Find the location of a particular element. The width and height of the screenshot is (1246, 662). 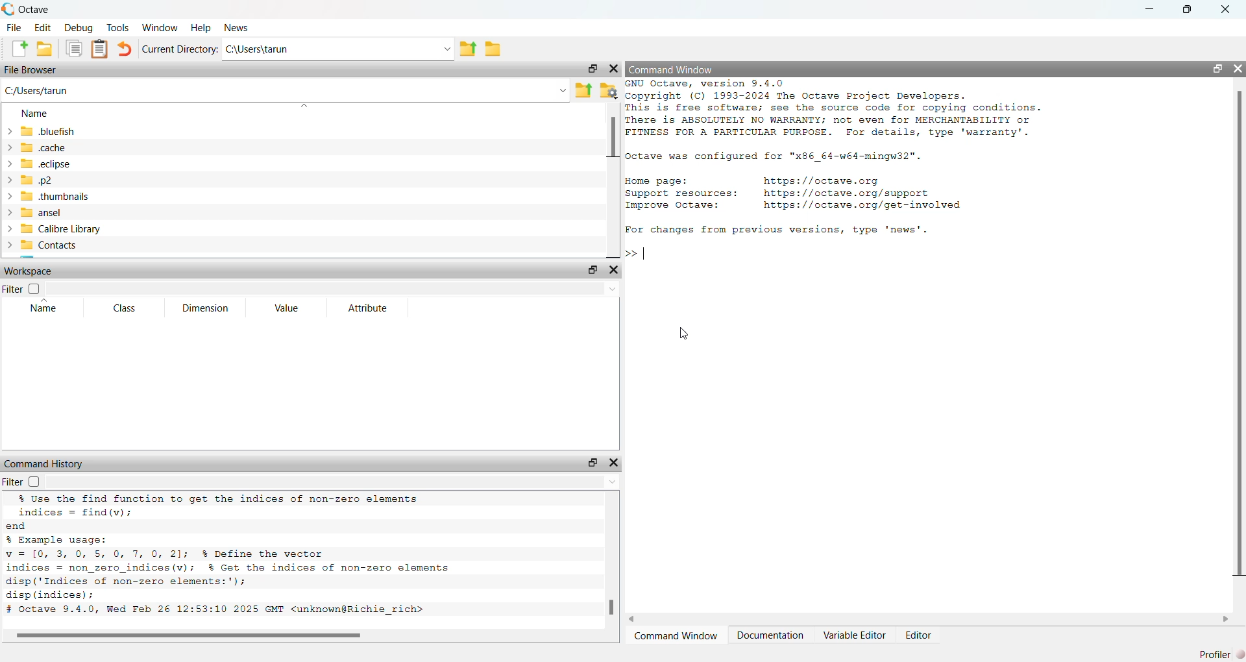

Workspace is located at coordinates (29, 269).